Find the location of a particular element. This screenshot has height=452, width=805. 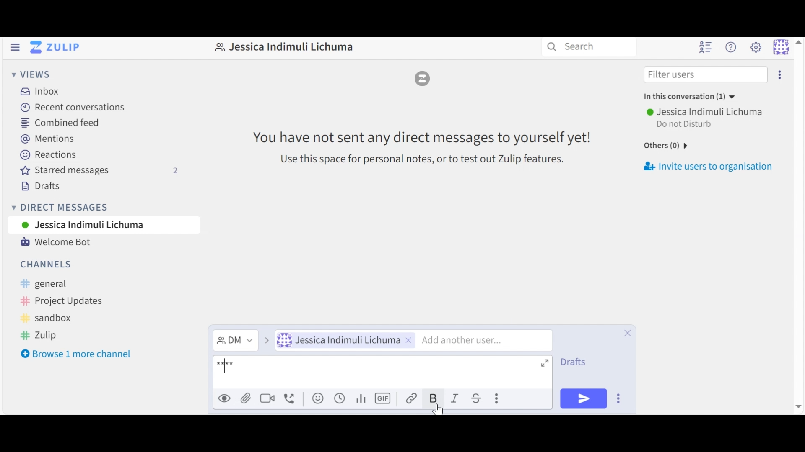

Preview is located at coordinates (225, 398).